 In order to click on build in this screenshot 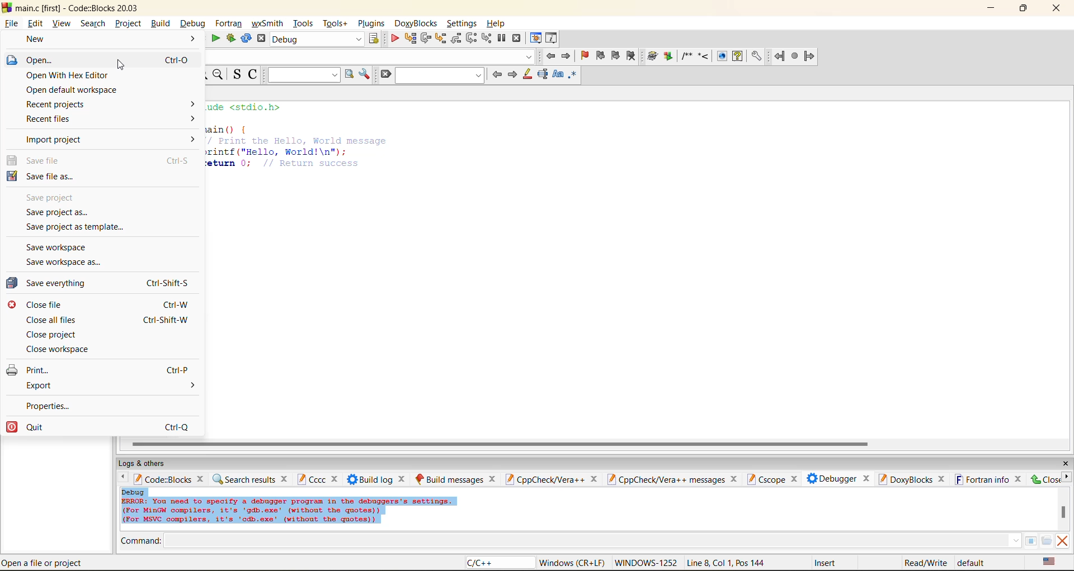, I will do `click(653, 56)`.